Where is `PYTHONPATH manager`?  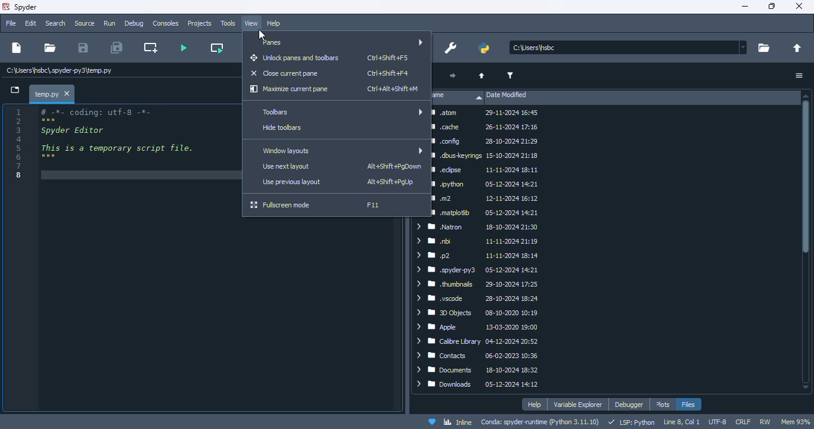 PYTHONPATH manager is located at coordinates (484, 48).